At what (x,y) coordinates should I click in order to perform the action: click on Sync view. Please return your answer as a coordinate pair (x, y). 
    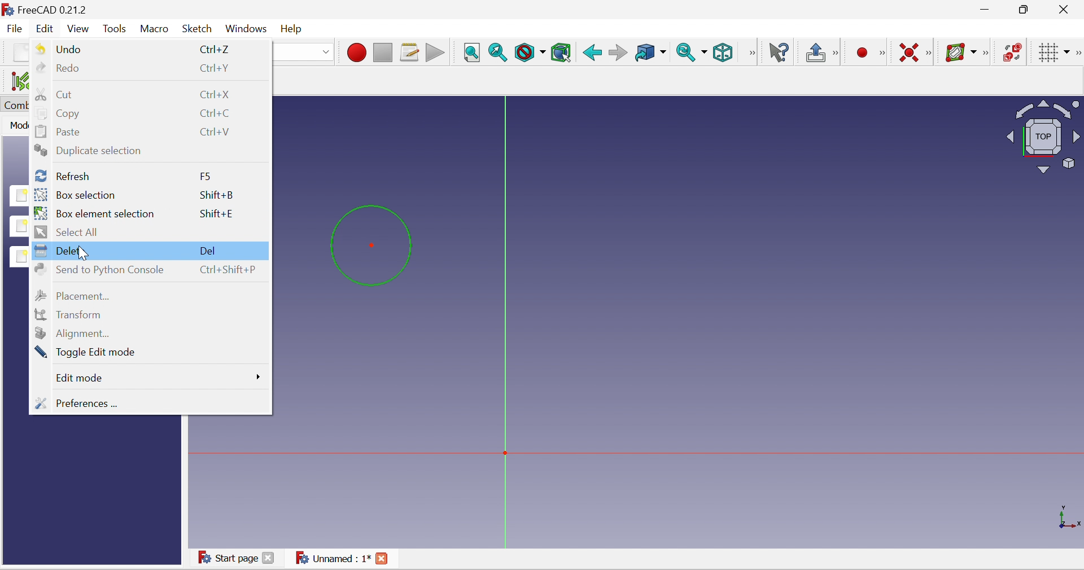
    Looking at the image, I should click on (690, 53).